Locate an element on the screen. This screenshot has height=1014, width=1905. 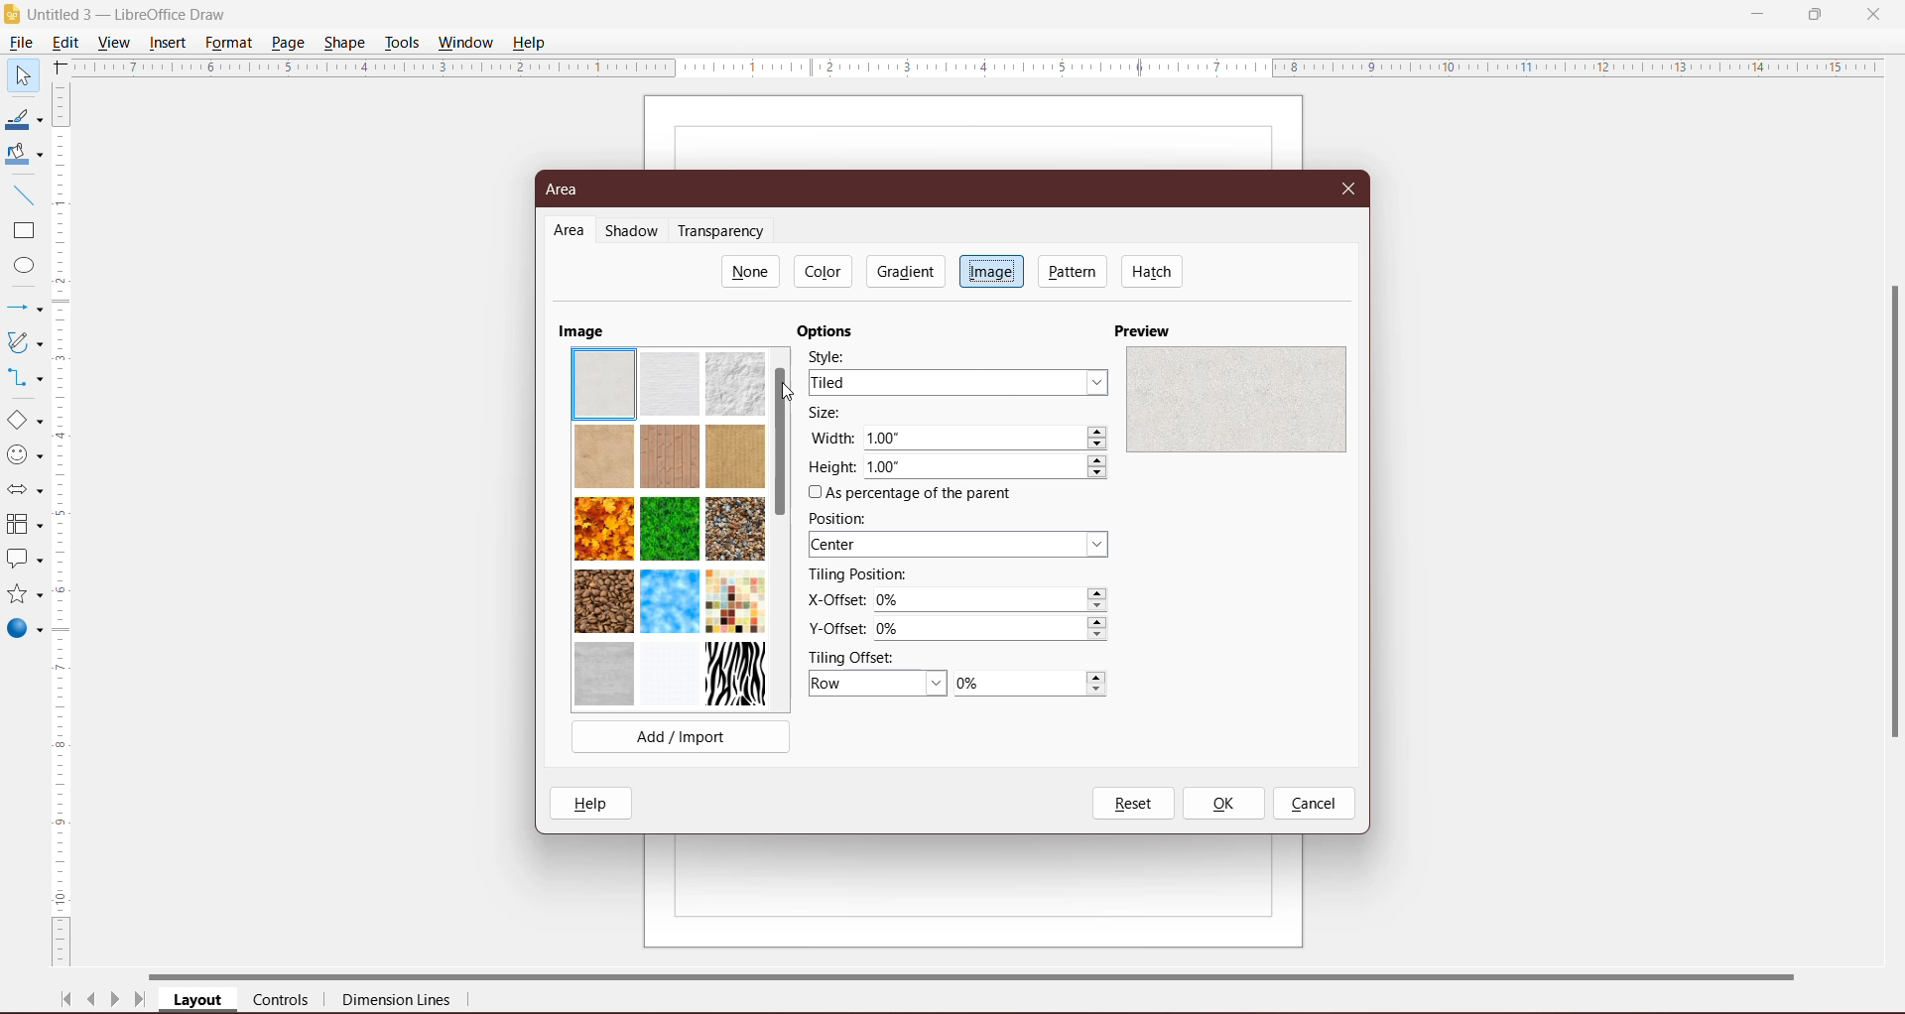
Select the position is located at coordinates (961, 546).